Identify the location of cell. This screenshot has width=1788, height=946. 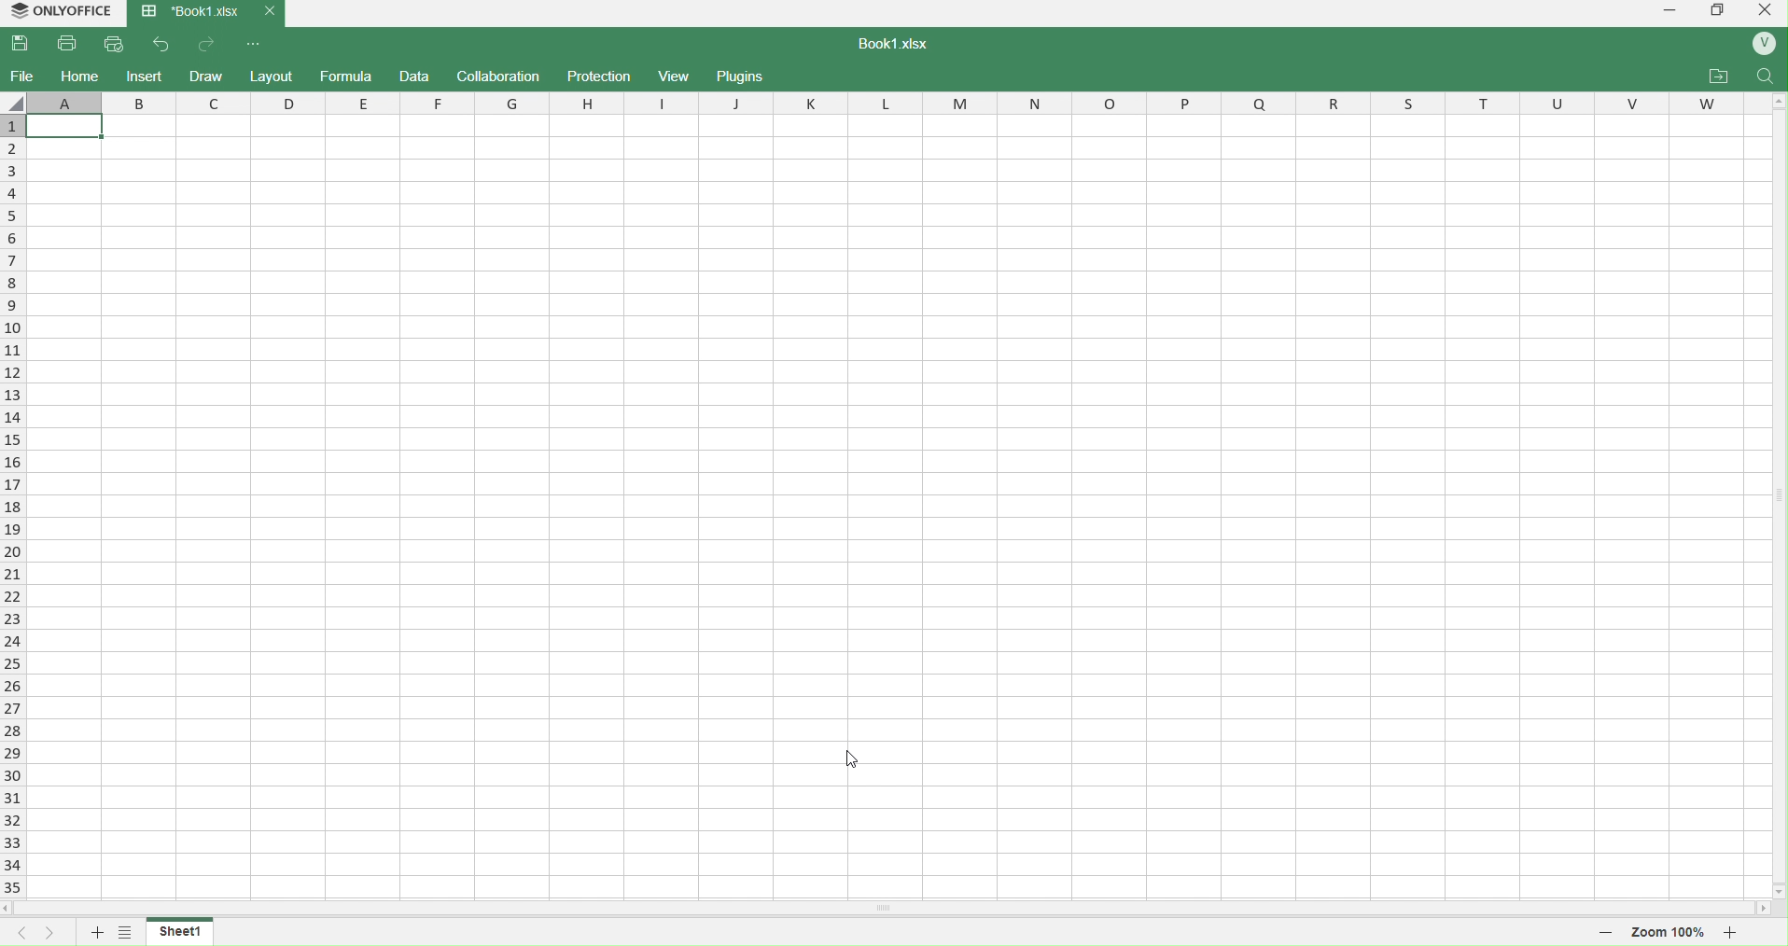
(894, 504).